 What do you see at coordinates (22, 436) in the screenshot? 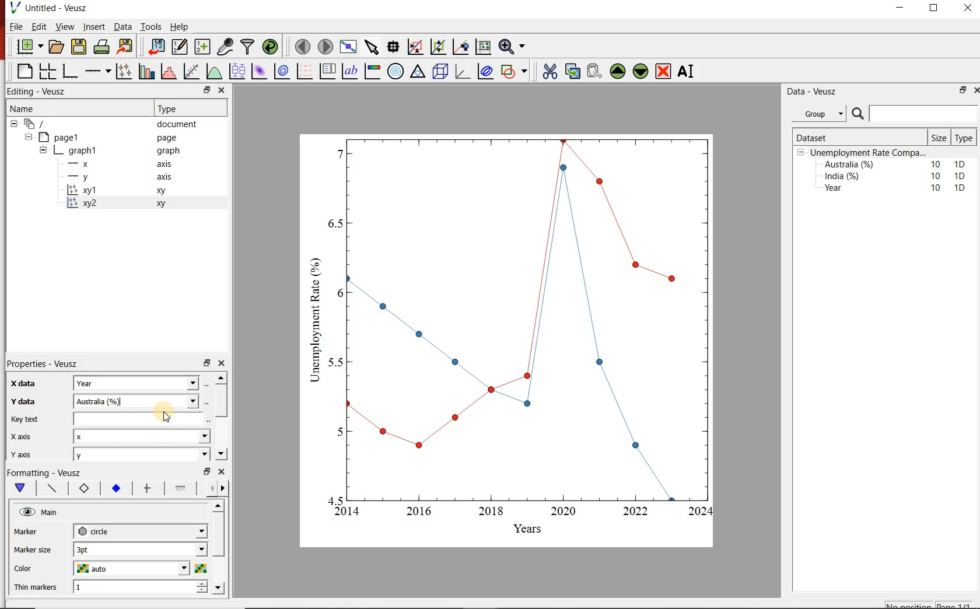
I see `x axis` at bounding box center [22, 436].